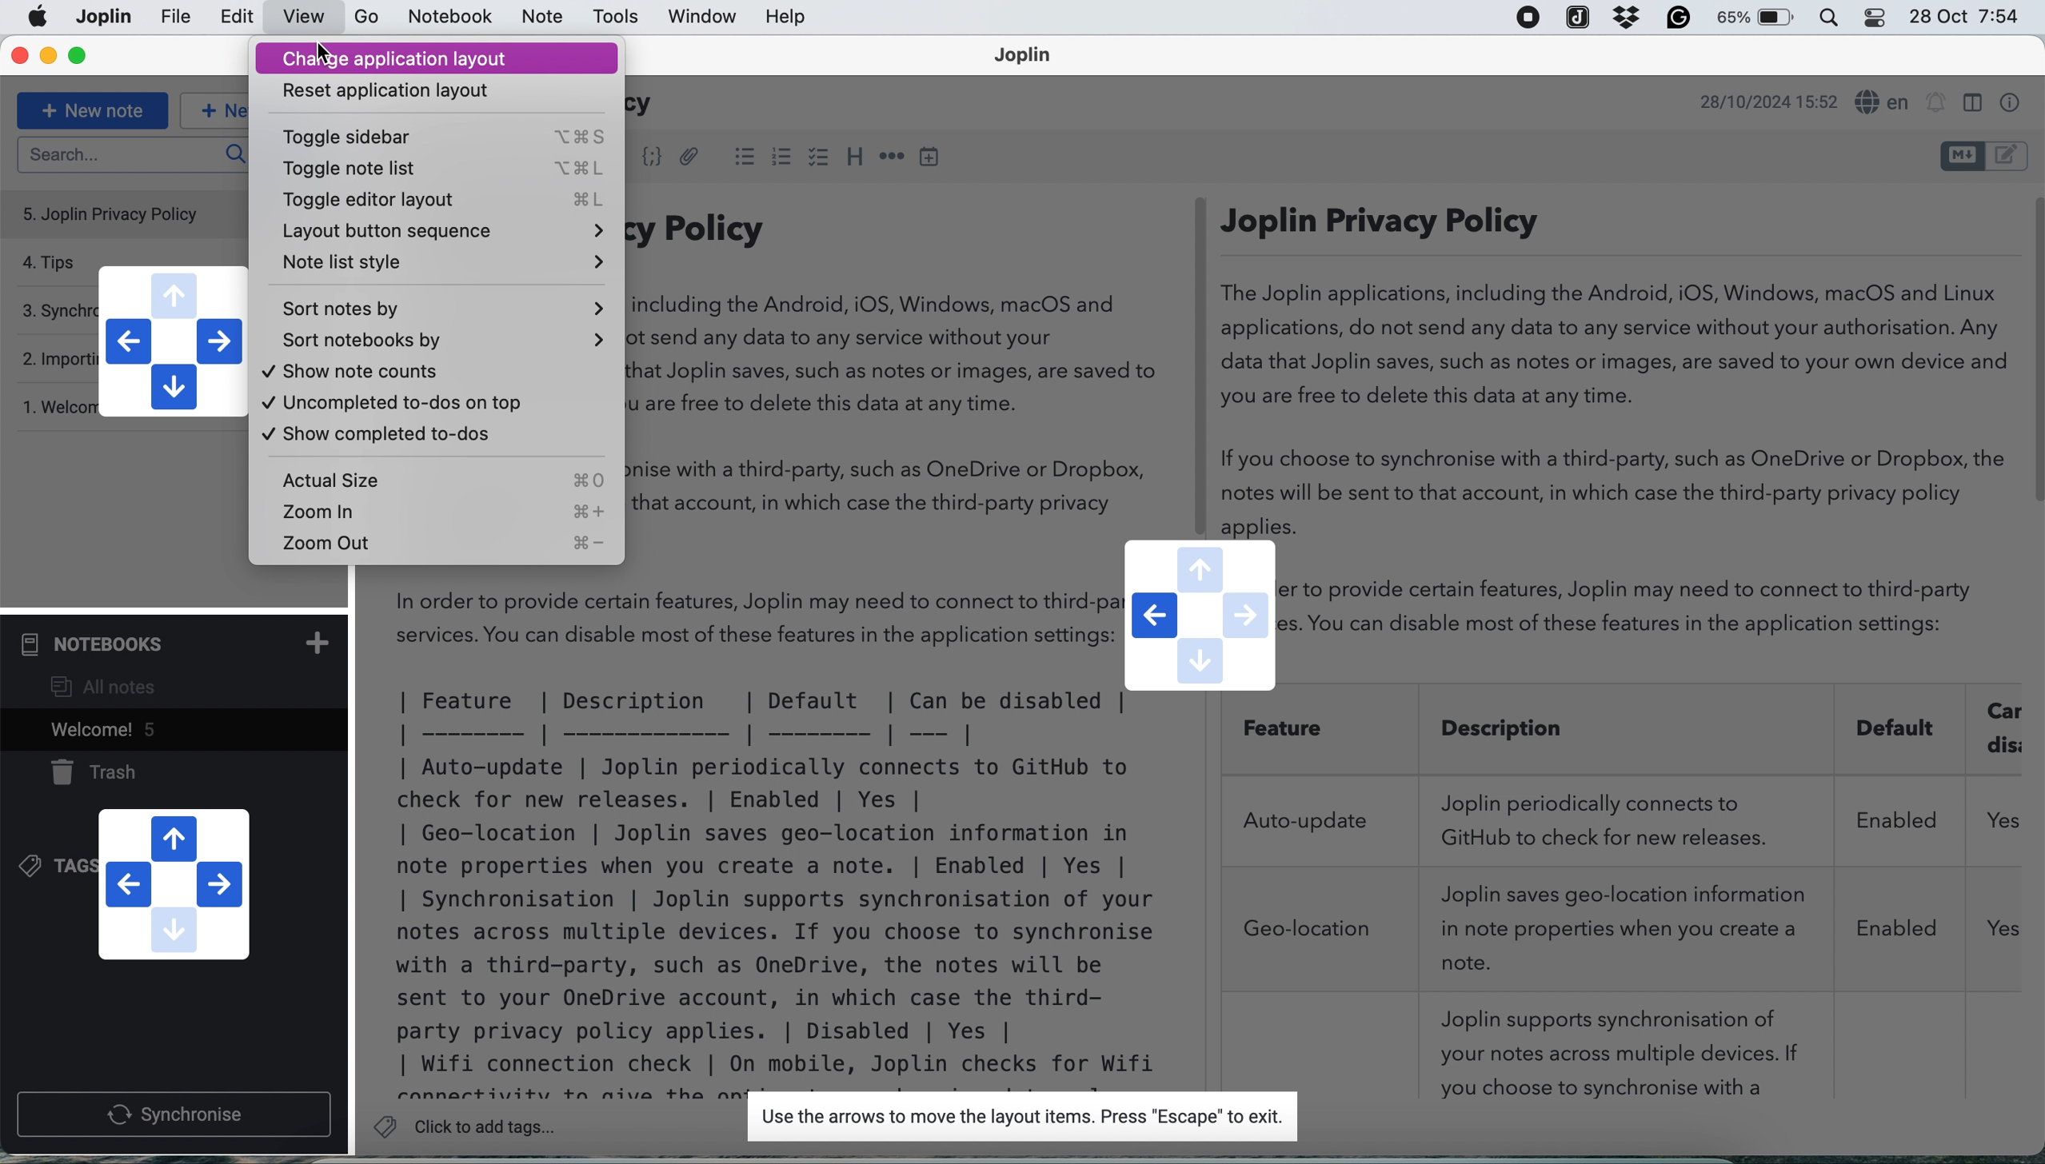  Describe the element at coordinates (18, 56) in the screenshot. I see `close` at that location.